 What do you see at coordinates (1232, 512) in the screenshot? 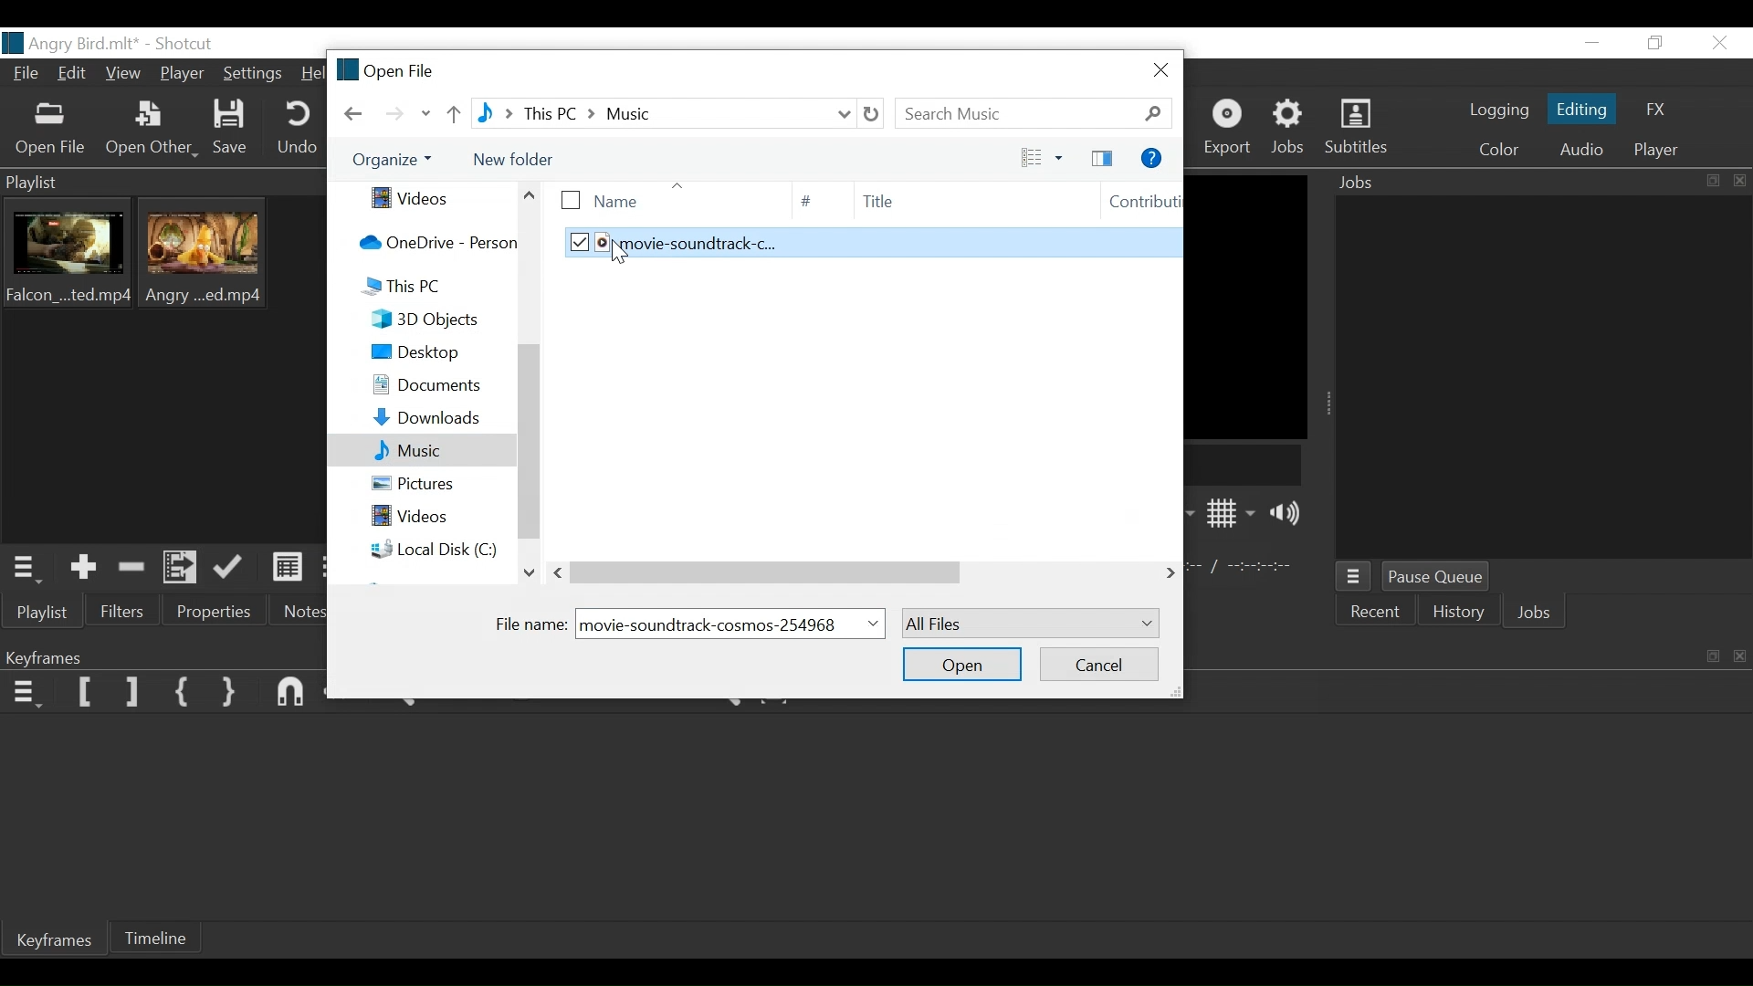
I see `Show display grid on player` at bounding box center [1232, 512].